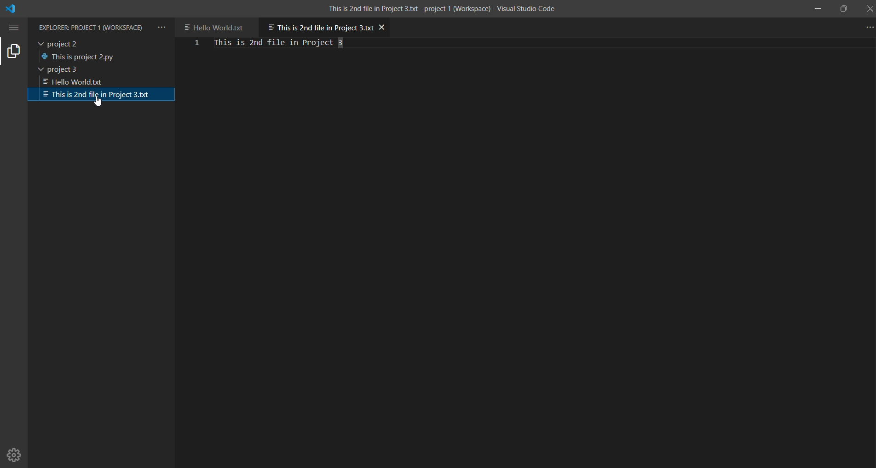  I want to click on project 3, so click(73, 70).